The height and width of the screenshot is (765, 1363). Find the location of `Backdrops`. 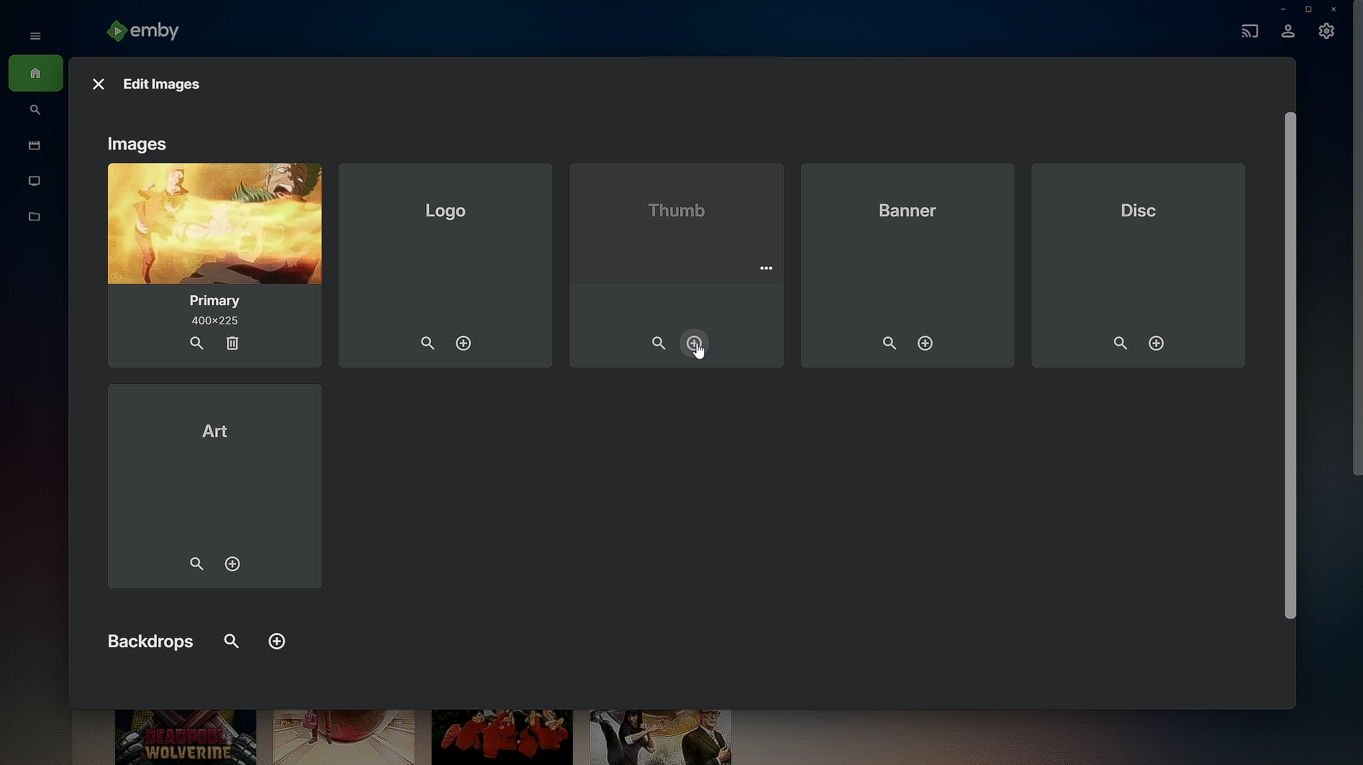

Backdrops is located at coordinates (150, 639).